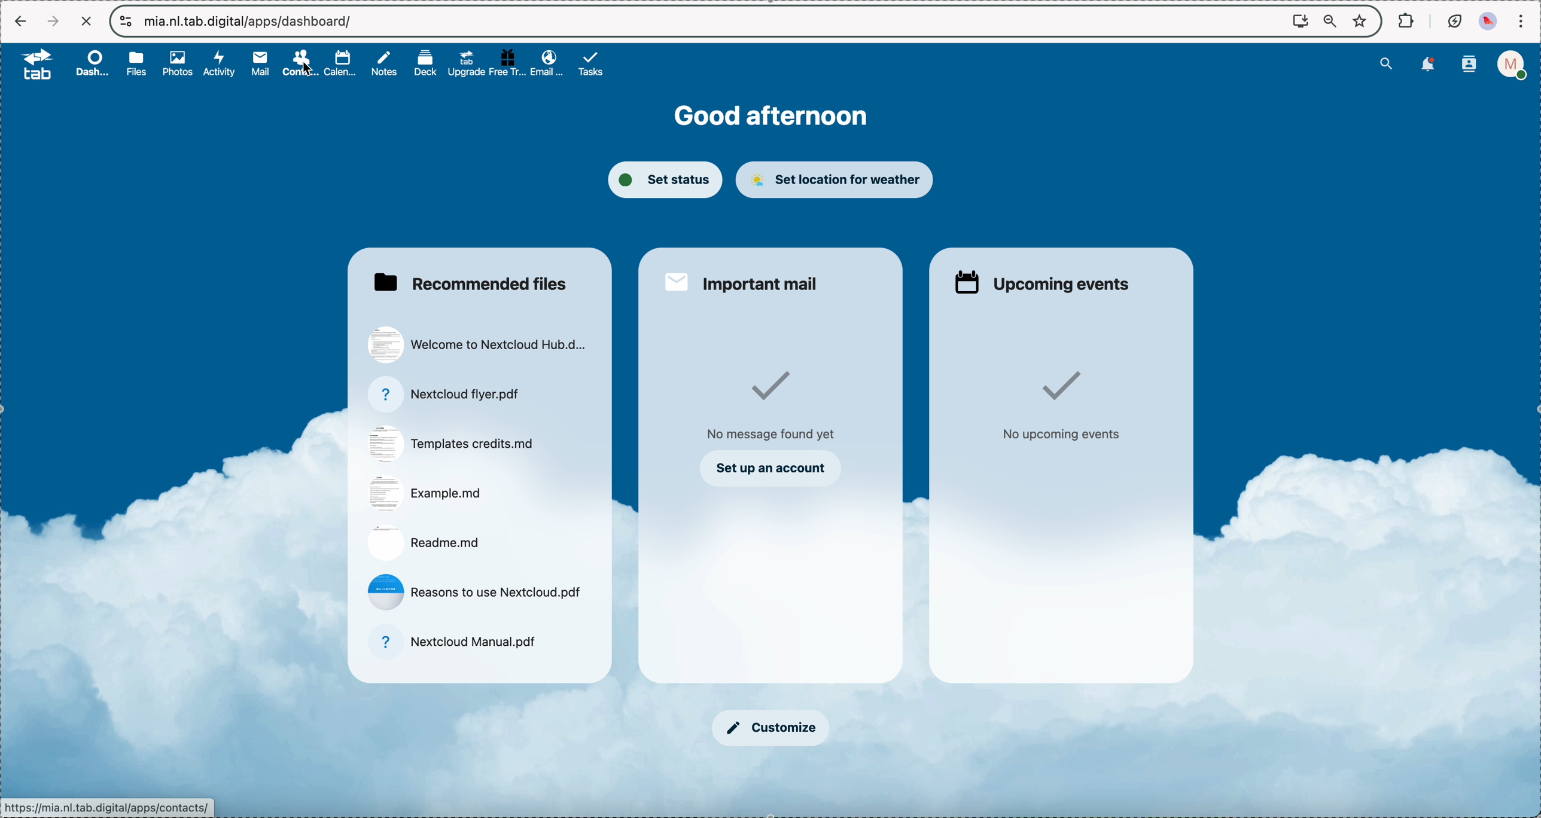  I want to click on no upcoming events, so click(1068, 407).